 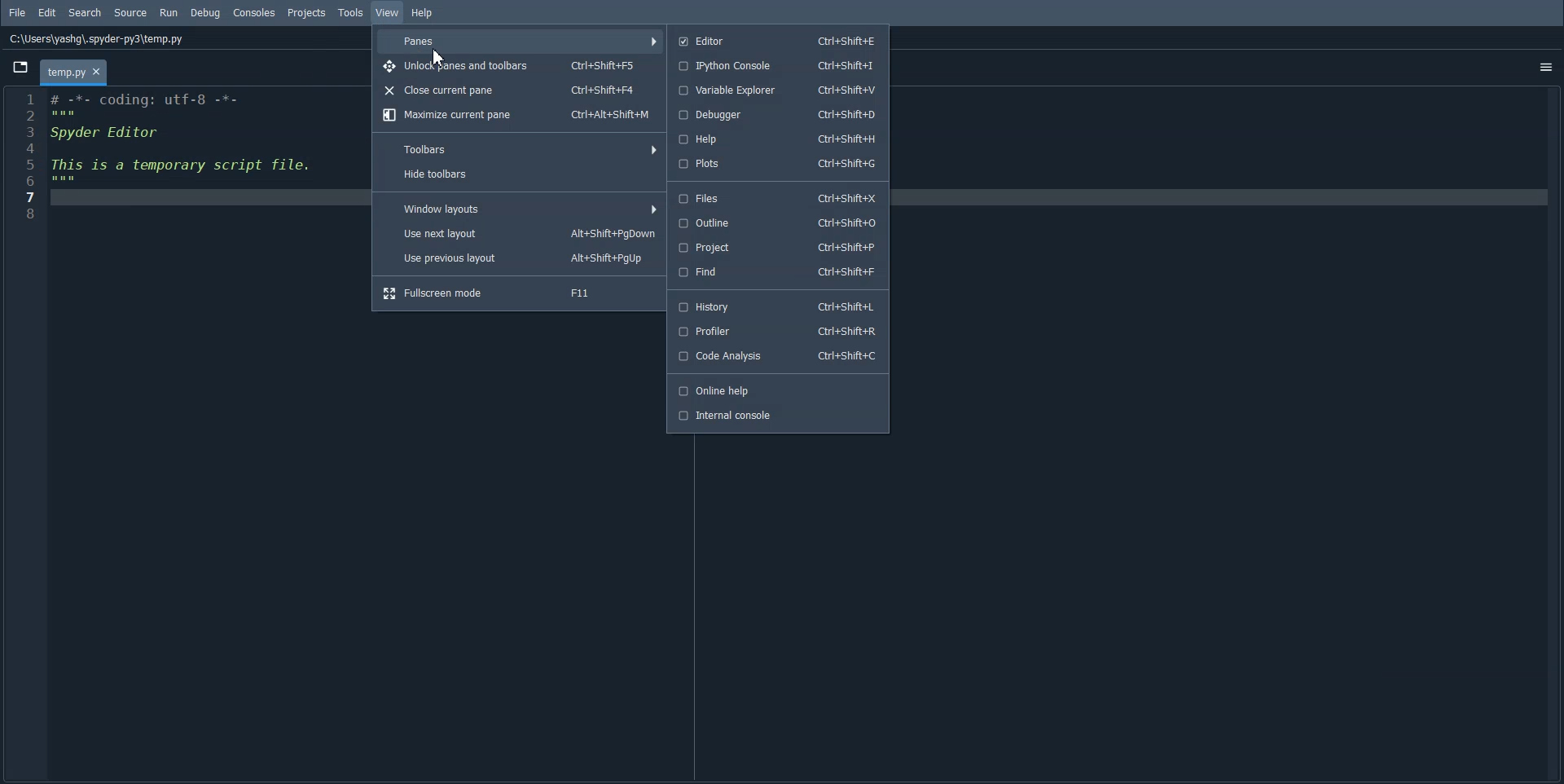 I want to click on current file tab, so click(x=76, y=71).